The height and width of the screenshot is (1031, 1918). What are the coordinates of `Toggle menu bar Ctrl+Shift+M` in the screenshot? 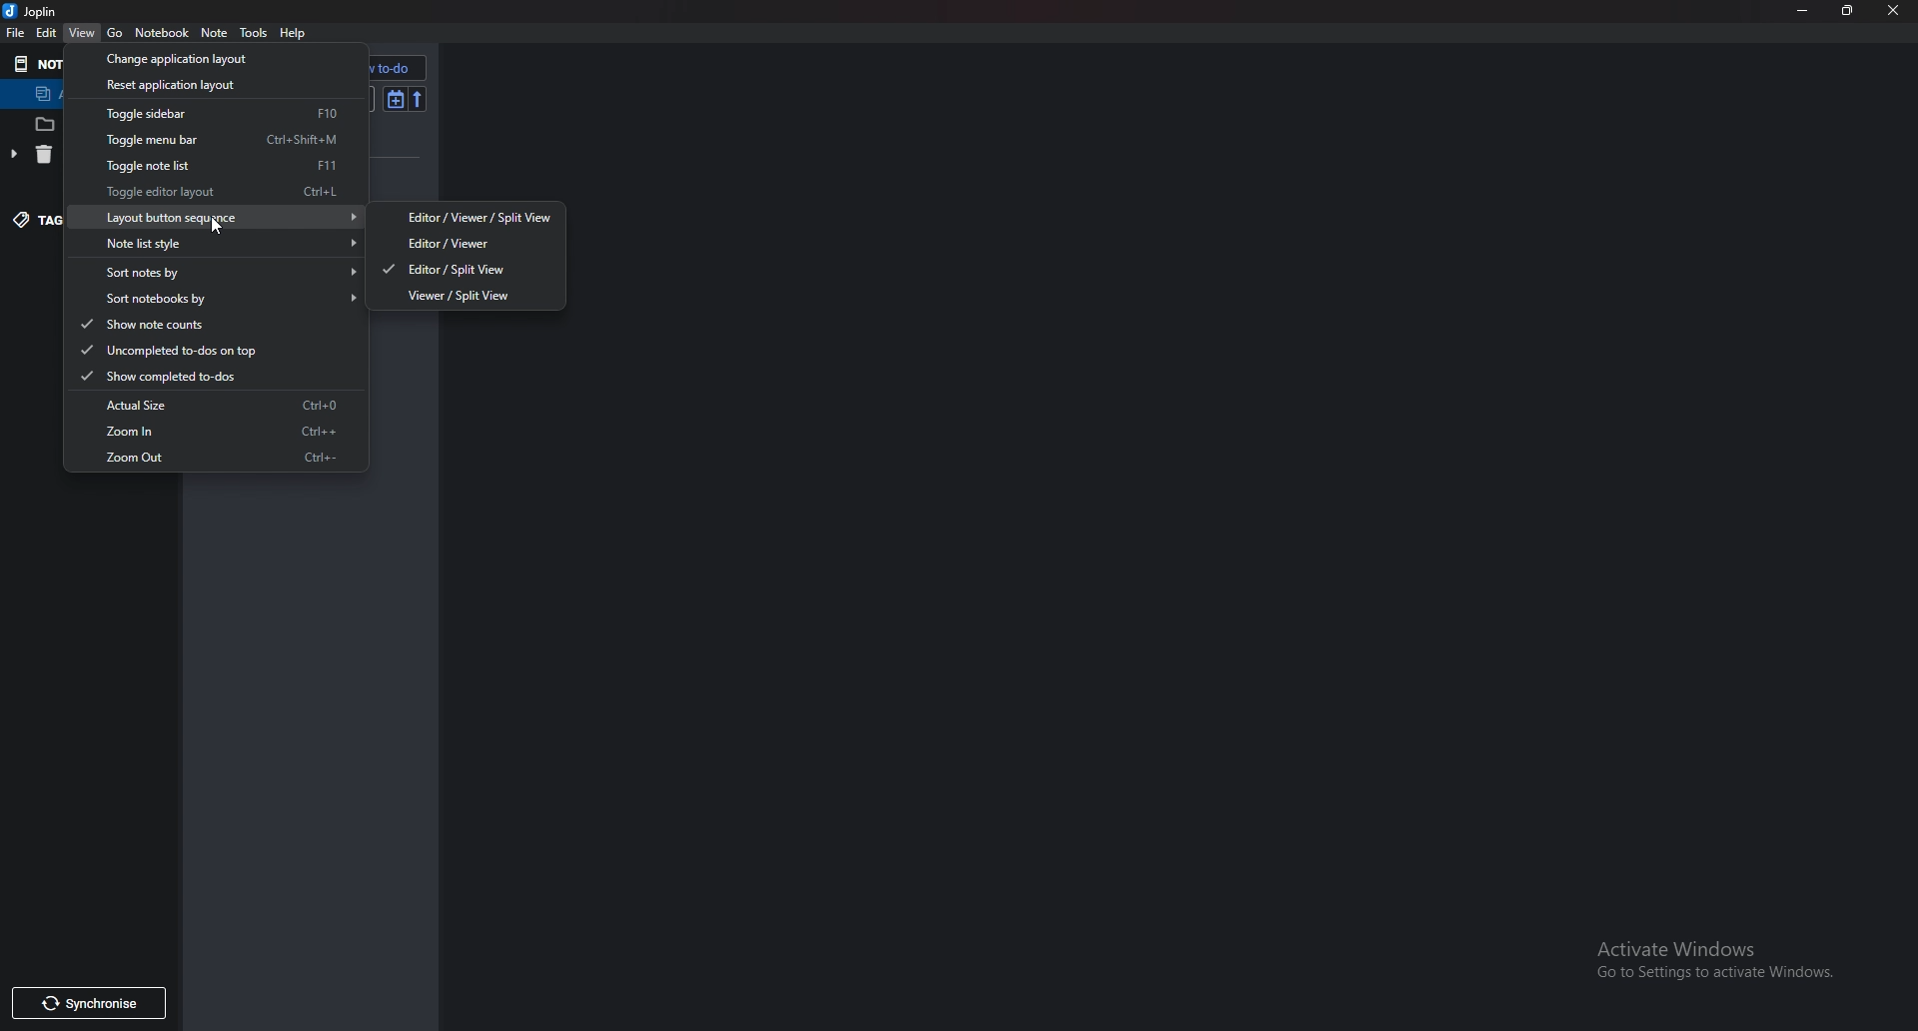 It's located at (213, 142).